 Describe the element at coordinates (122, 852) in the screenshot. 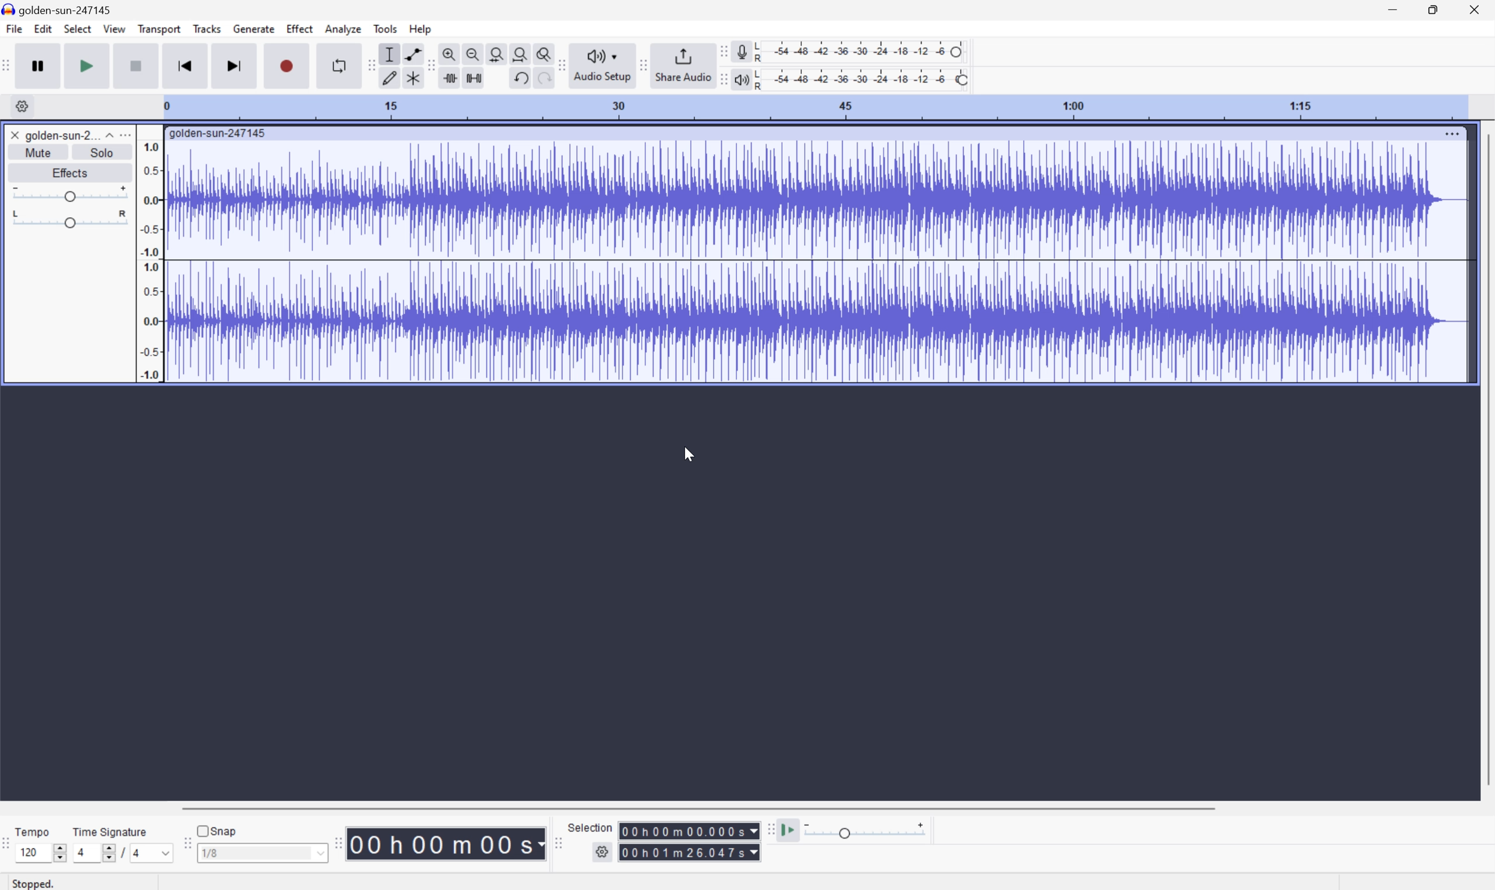

I see `/` at that location.